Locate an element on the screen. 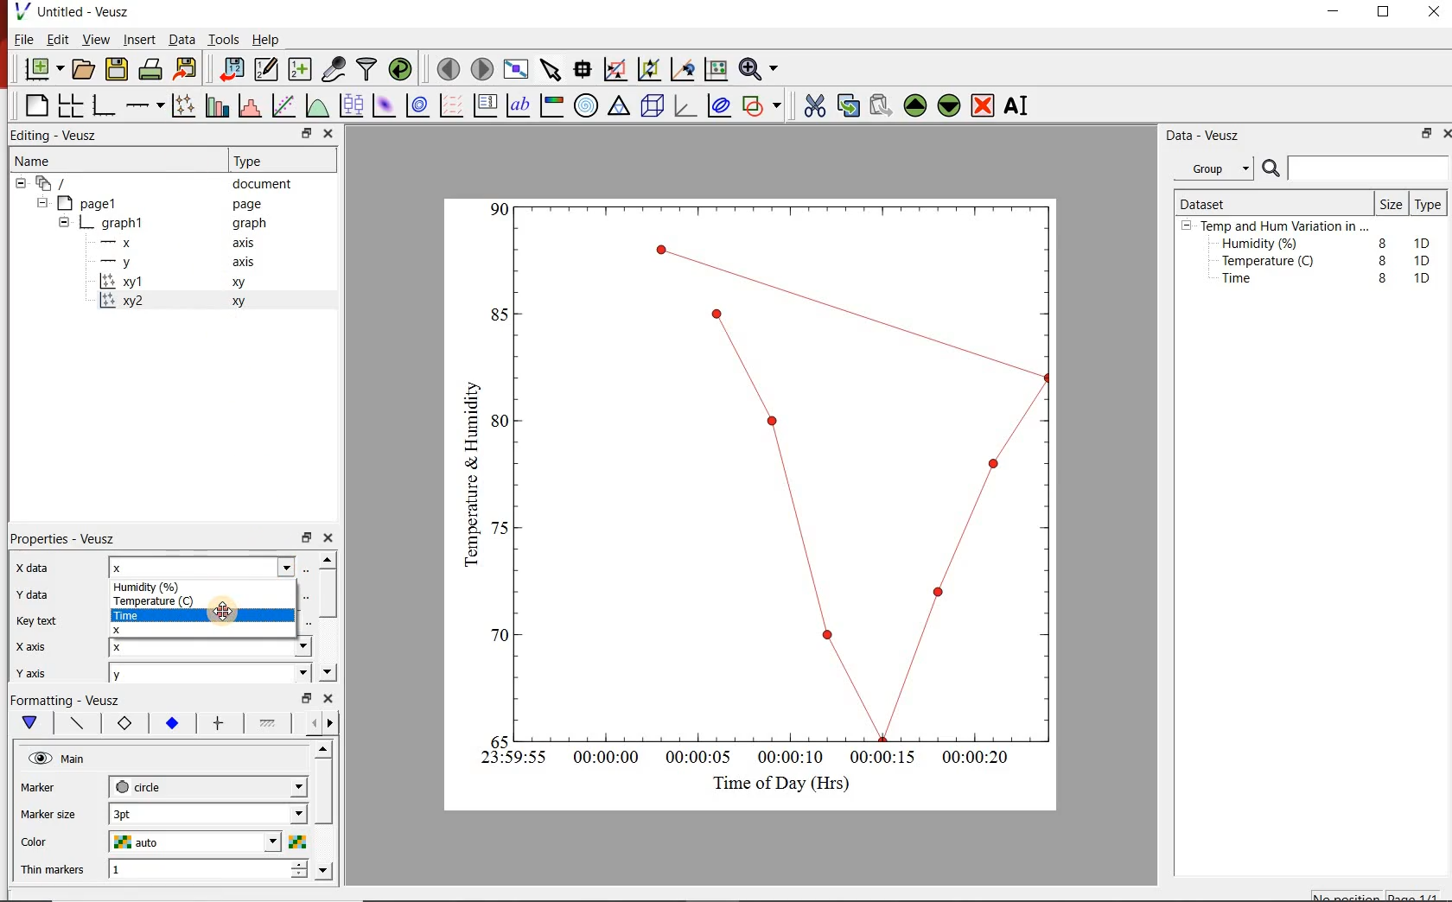 This screenshot has height=902, width=1452. graph is located at coordinates (249, 225).